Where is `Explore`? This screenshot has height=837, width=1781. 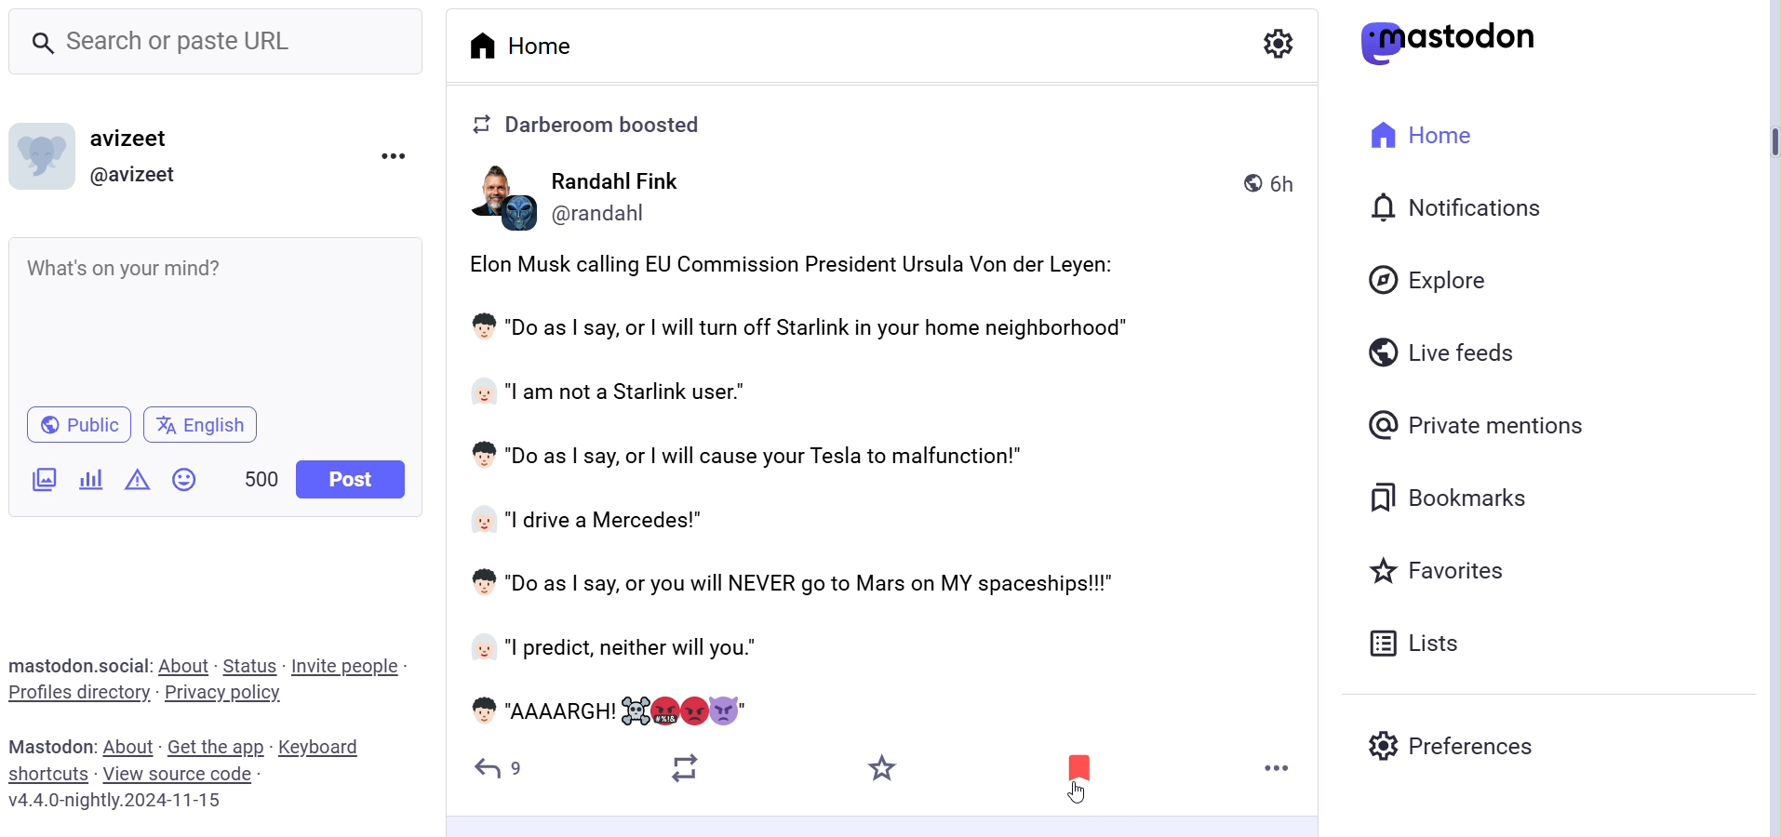
Explore is located at coordinates (1424, 281).